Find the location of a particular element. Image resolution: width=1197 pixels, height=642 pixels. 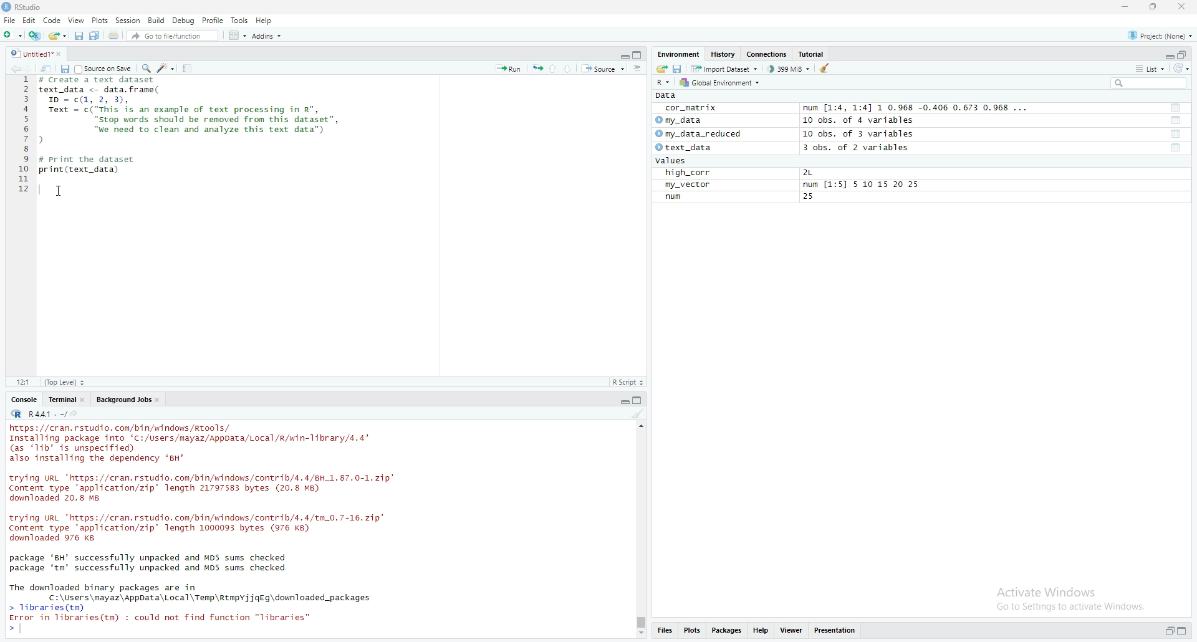

build is located at coordinates (156, 21).